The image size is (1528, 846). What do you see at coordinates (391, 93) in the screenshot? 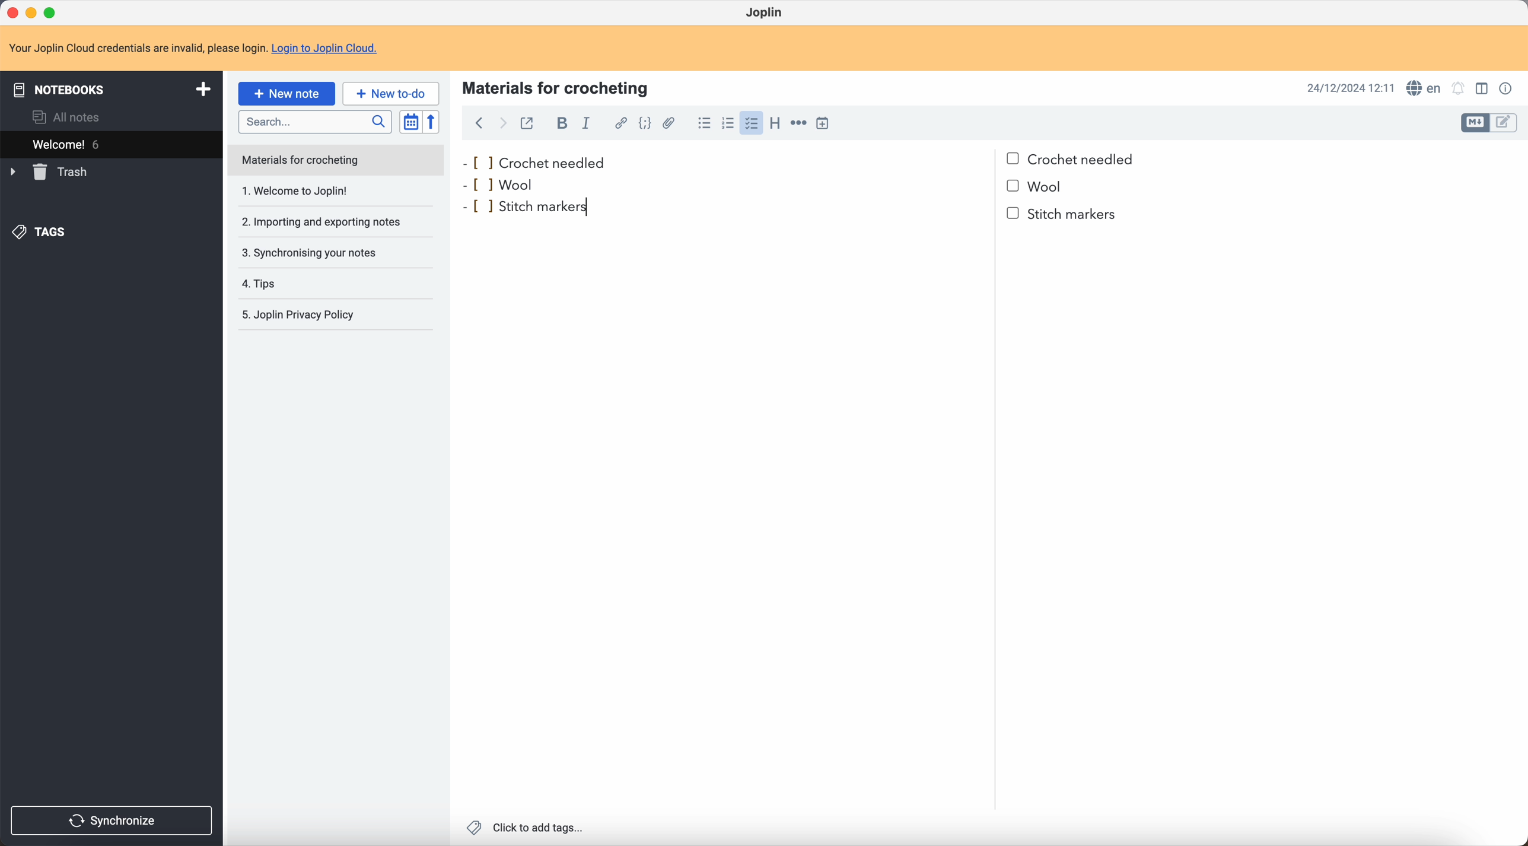
I see `new to-do` at bounding box center [391, 93].